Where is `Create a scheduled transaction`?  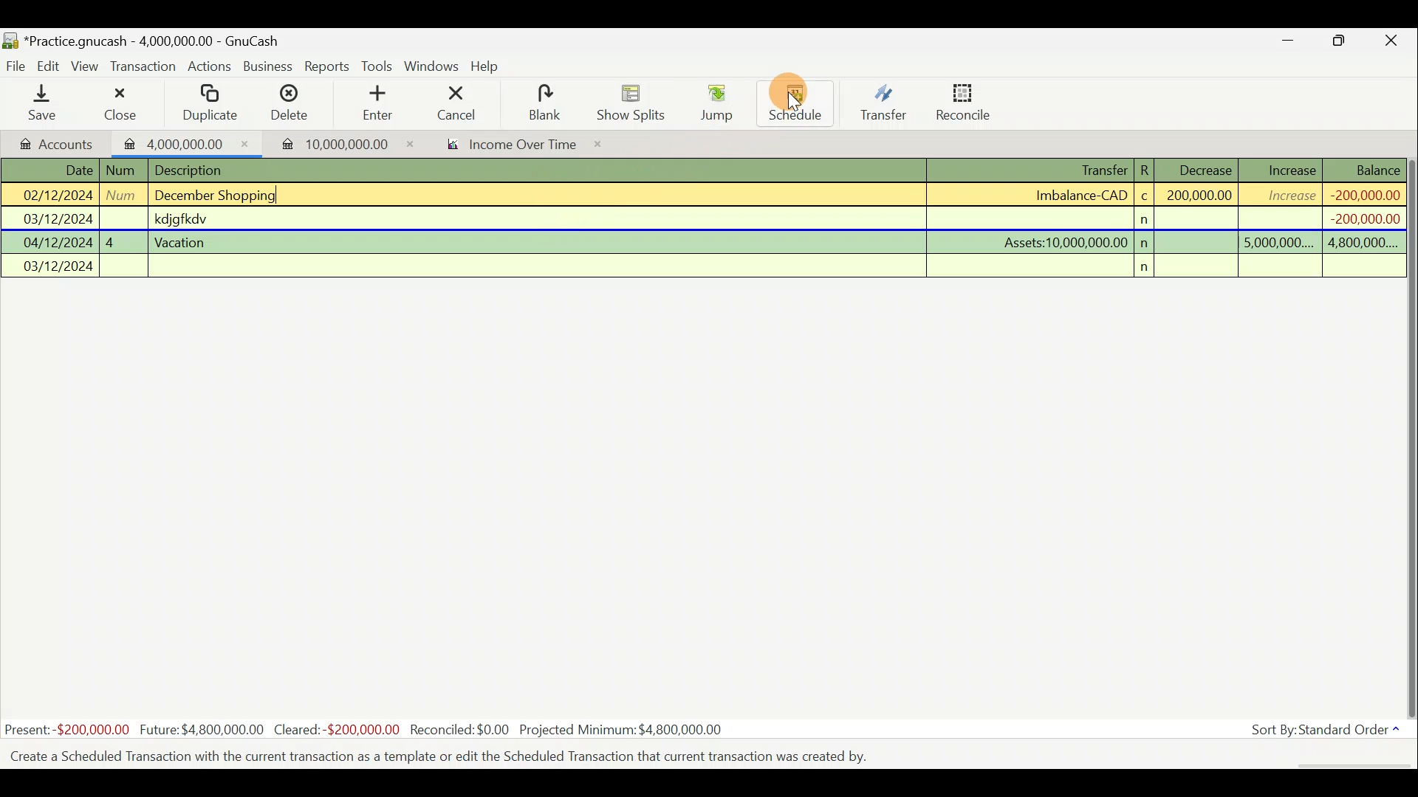 Create a scheduled transaction is located at coordinates (449, 755).